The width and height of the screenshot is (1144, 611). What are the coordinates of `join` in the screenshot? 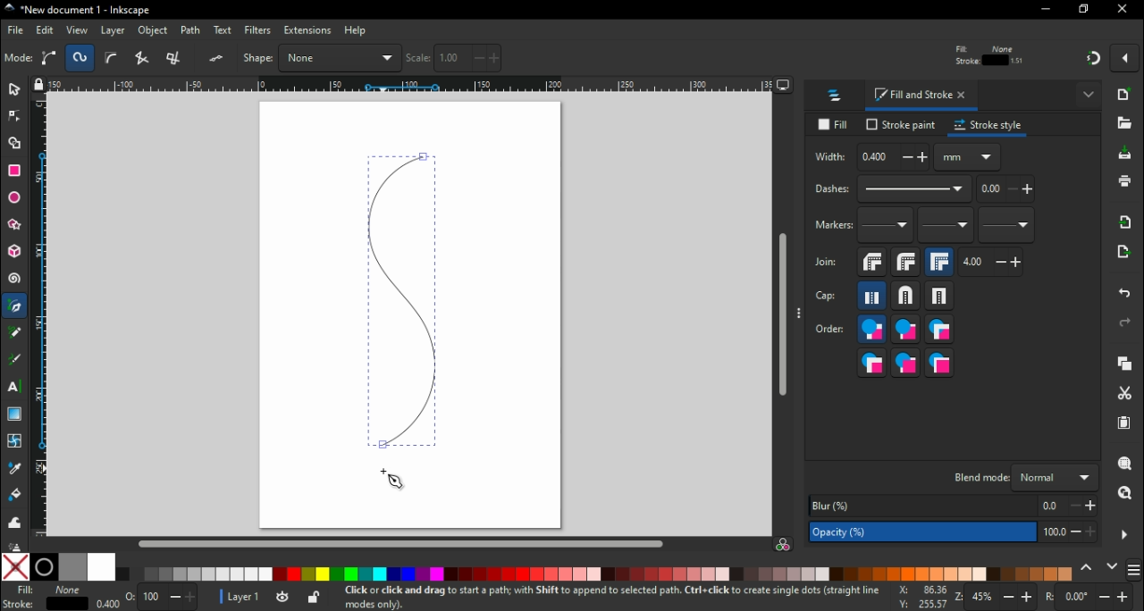 It's located at (827, 266).